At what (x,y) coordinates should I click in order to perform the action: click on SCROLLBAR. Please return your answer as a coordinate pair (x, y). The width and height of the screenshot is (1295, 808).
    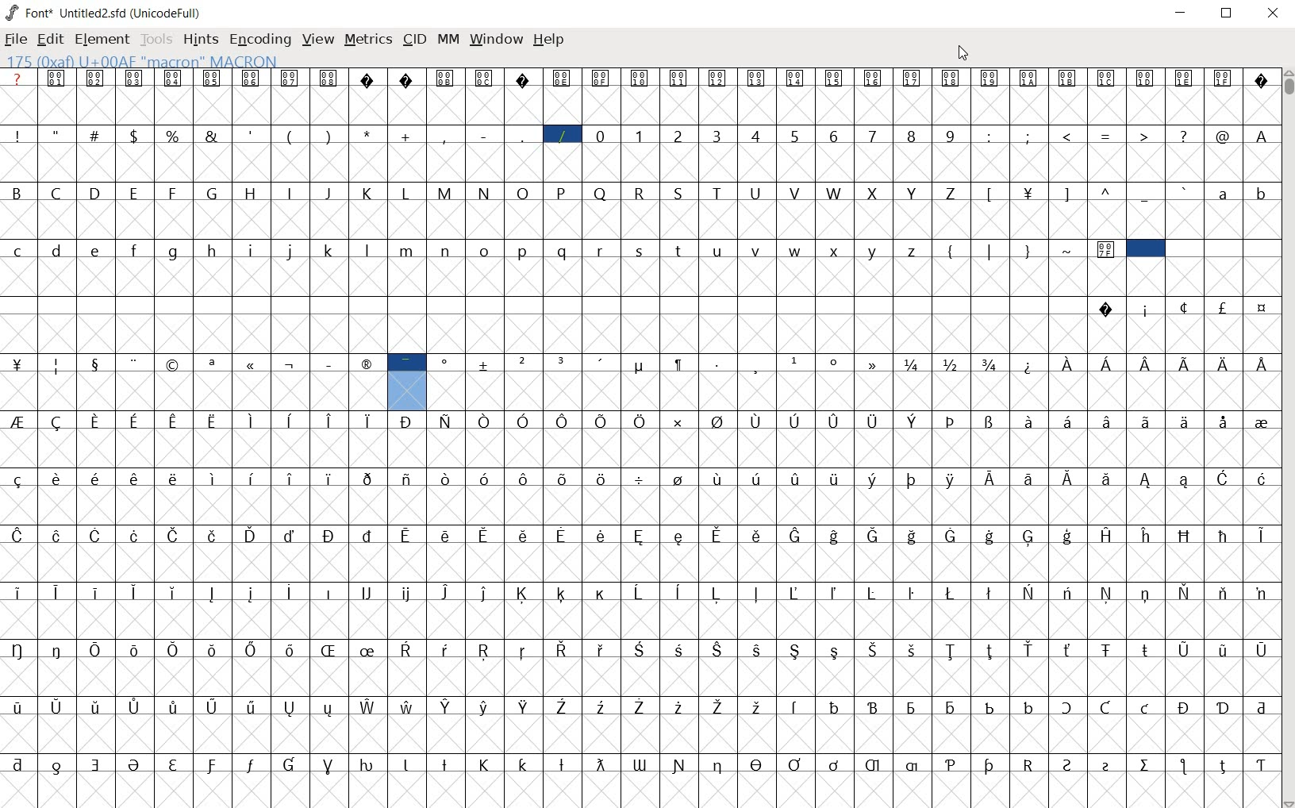
    Looking at the image, I should click on (1287, 439).